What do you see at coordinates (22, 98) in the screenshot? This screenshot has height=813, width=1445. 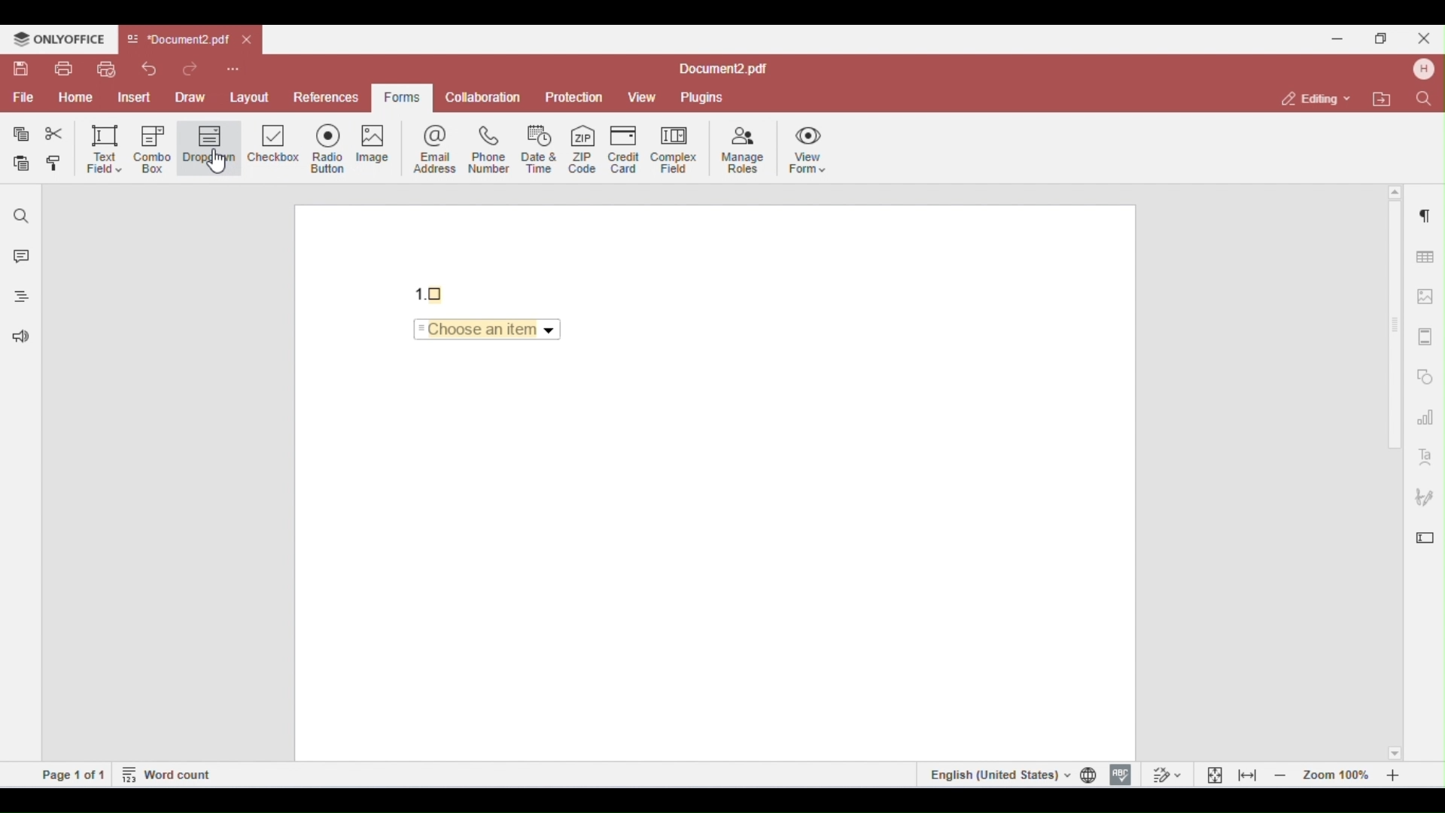 I see `file` at bounding box center [22, 98].